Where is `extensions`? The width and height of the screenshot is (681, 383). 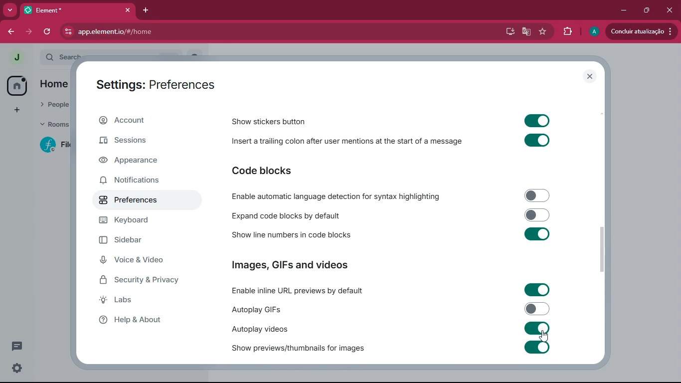
extensions is located at coordinates (567, 30).